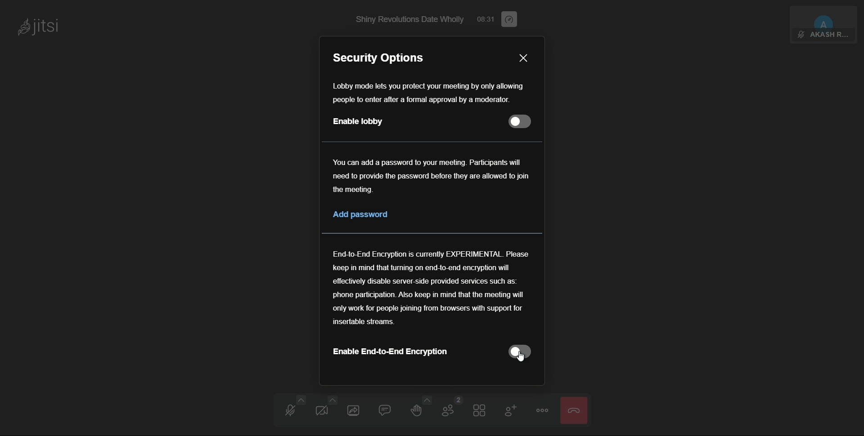 The height and width of the screenshot is (436, 864). Describe the element at coordinates (432, 289) in the screenshot. I see `End-to-End Encryption is currently EXPERIMENTAL. Please
keep in mind that turning on end-to-end encryption will
effectively disable server-side provided services such as
phone participation. Also keep in mind that the meeting will
only work for people joining from browsers with support for
insertable streams.` at that location.